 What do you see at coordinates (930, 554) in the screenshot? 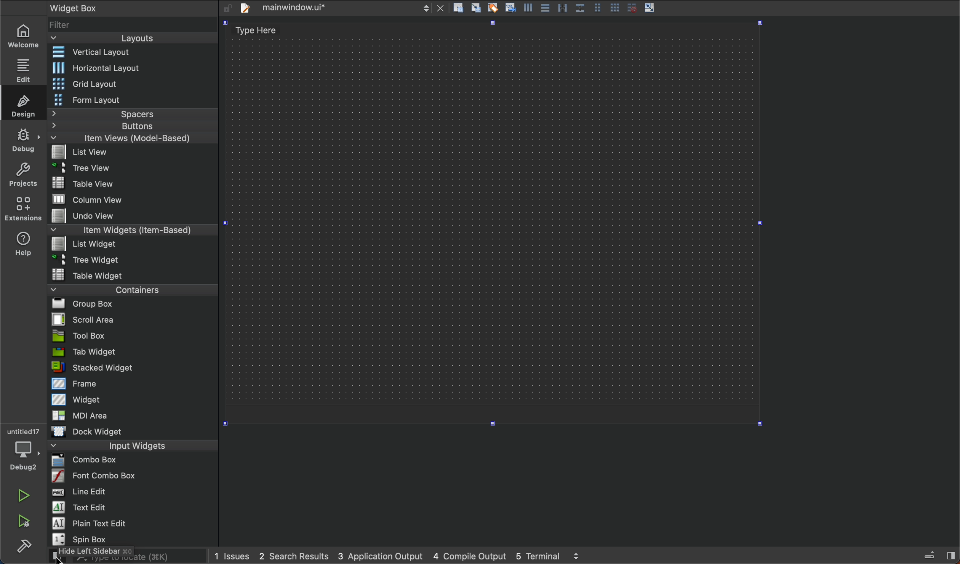
I see `` at bounding box center [930, 554].